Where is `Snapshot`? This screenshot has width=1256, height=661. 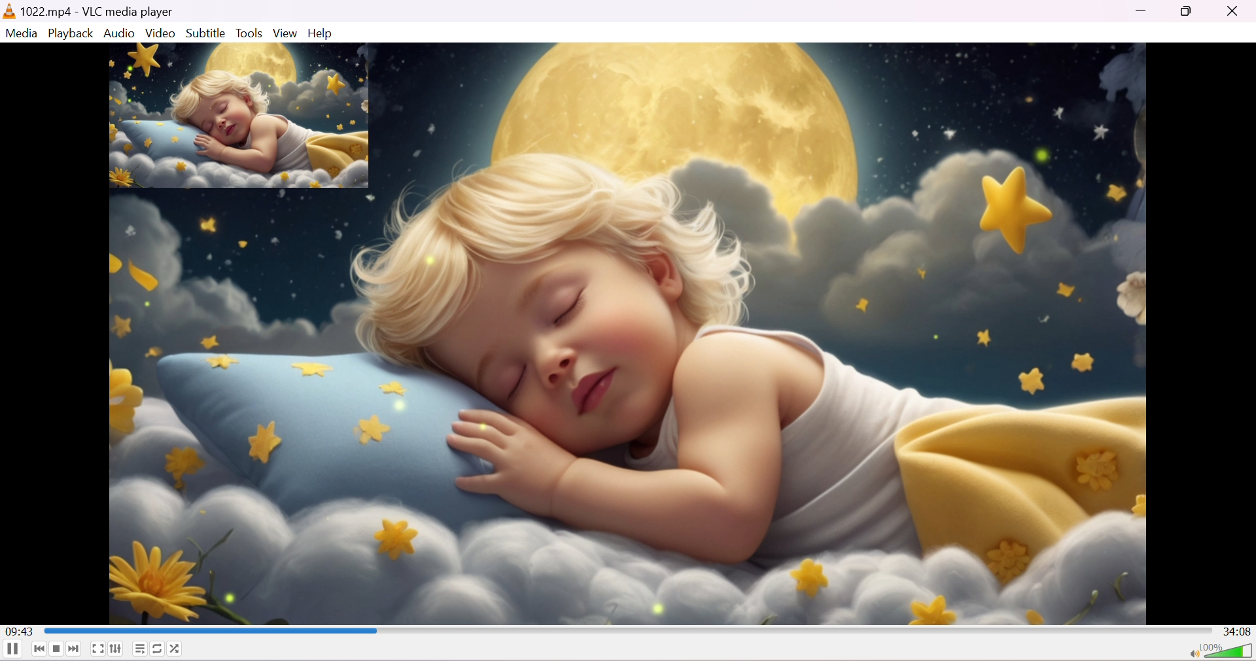 Snapshot is located at coordinates (239, 116).